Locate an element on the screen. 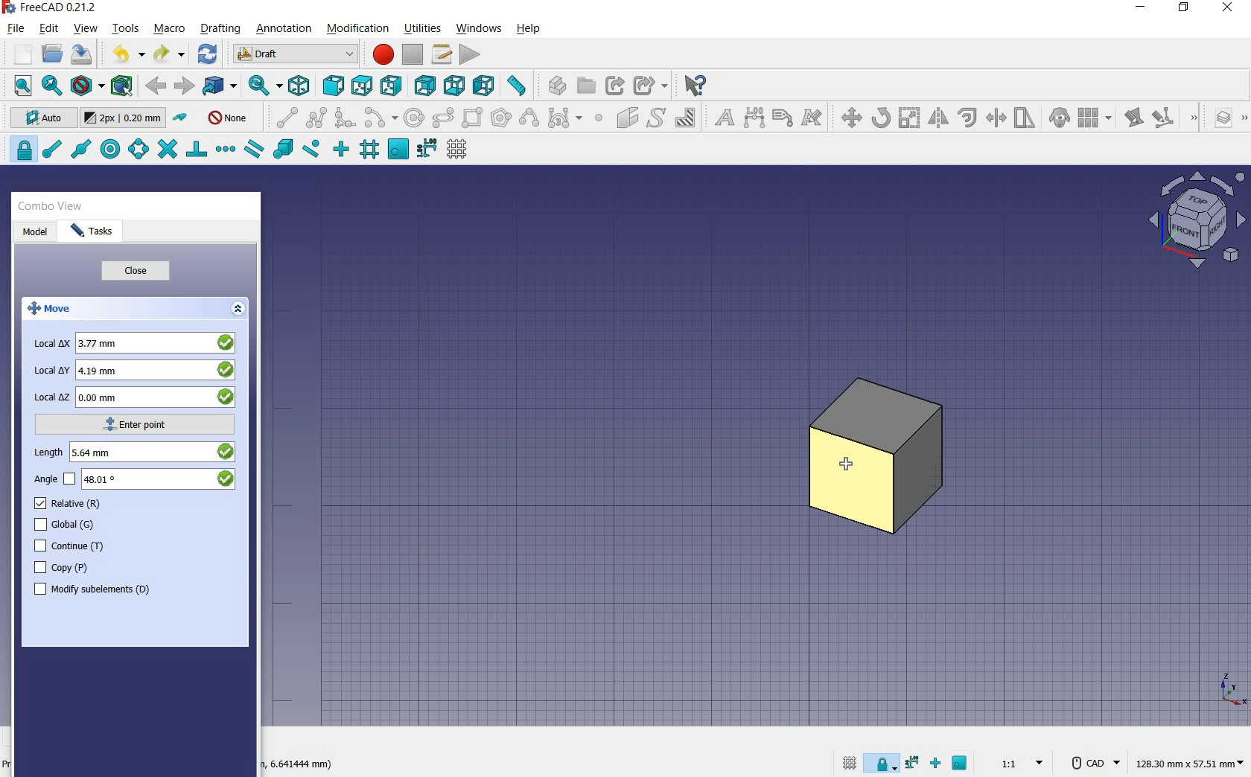  length is located at coordinates (135, 453).